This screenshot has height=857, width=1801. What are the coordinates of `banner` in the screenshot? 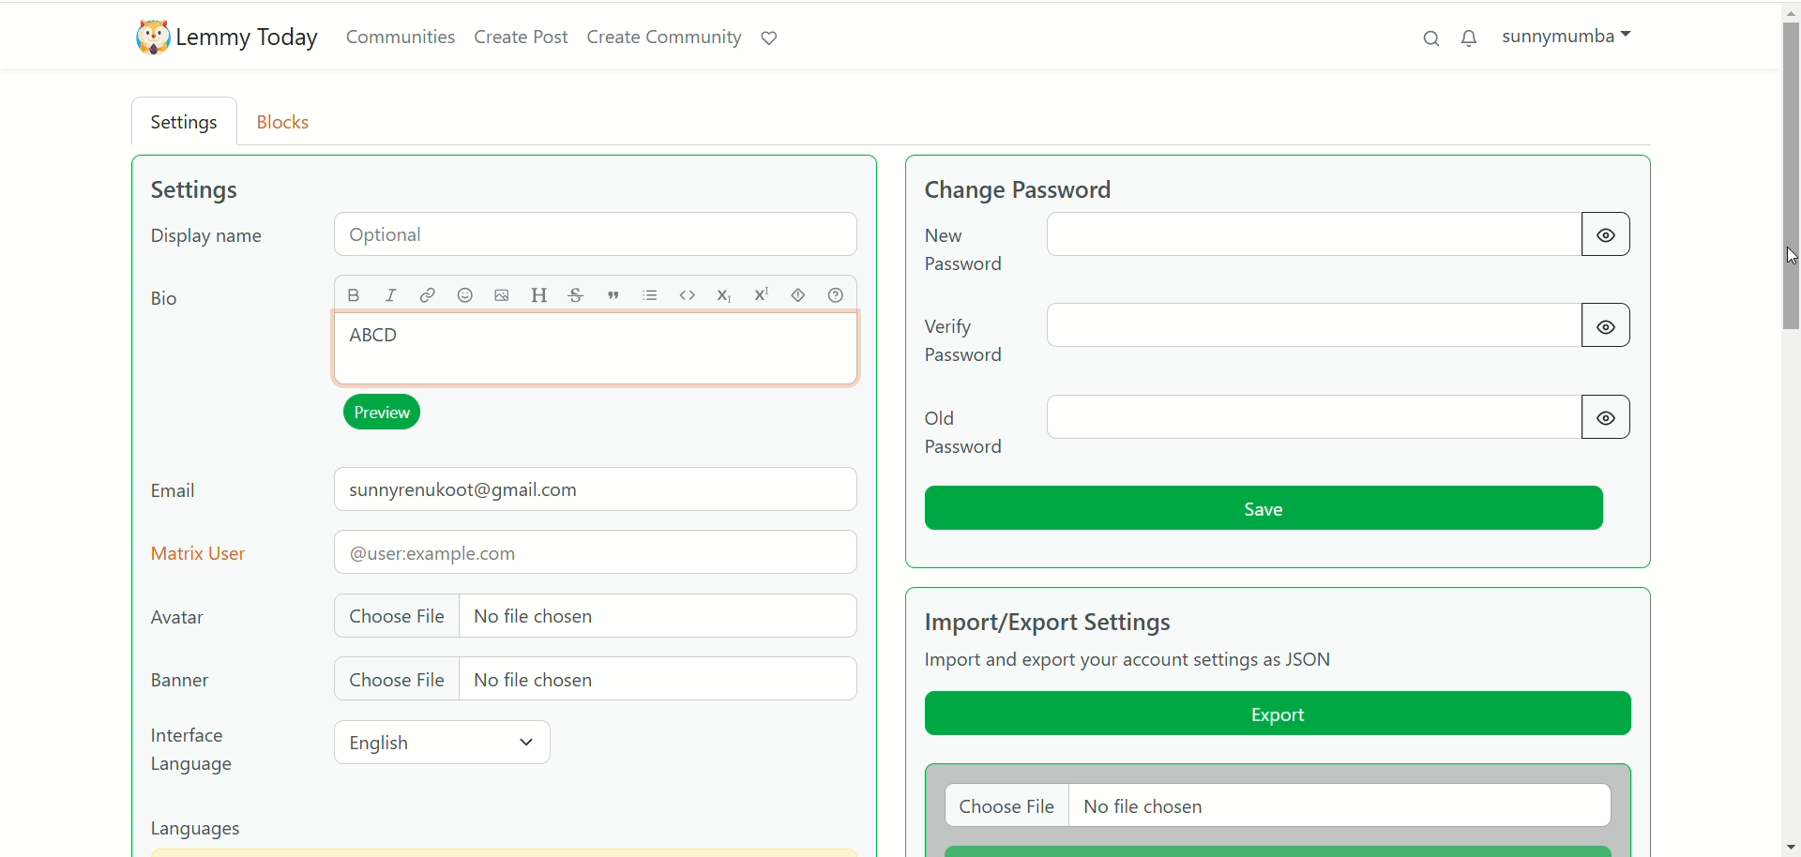 It's located at (177, 681).